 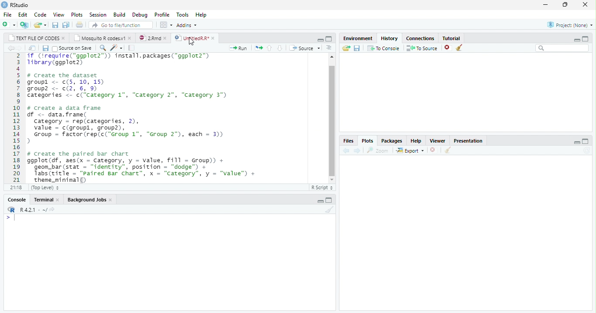 I want to click on new file, so click(x=8, y=24).